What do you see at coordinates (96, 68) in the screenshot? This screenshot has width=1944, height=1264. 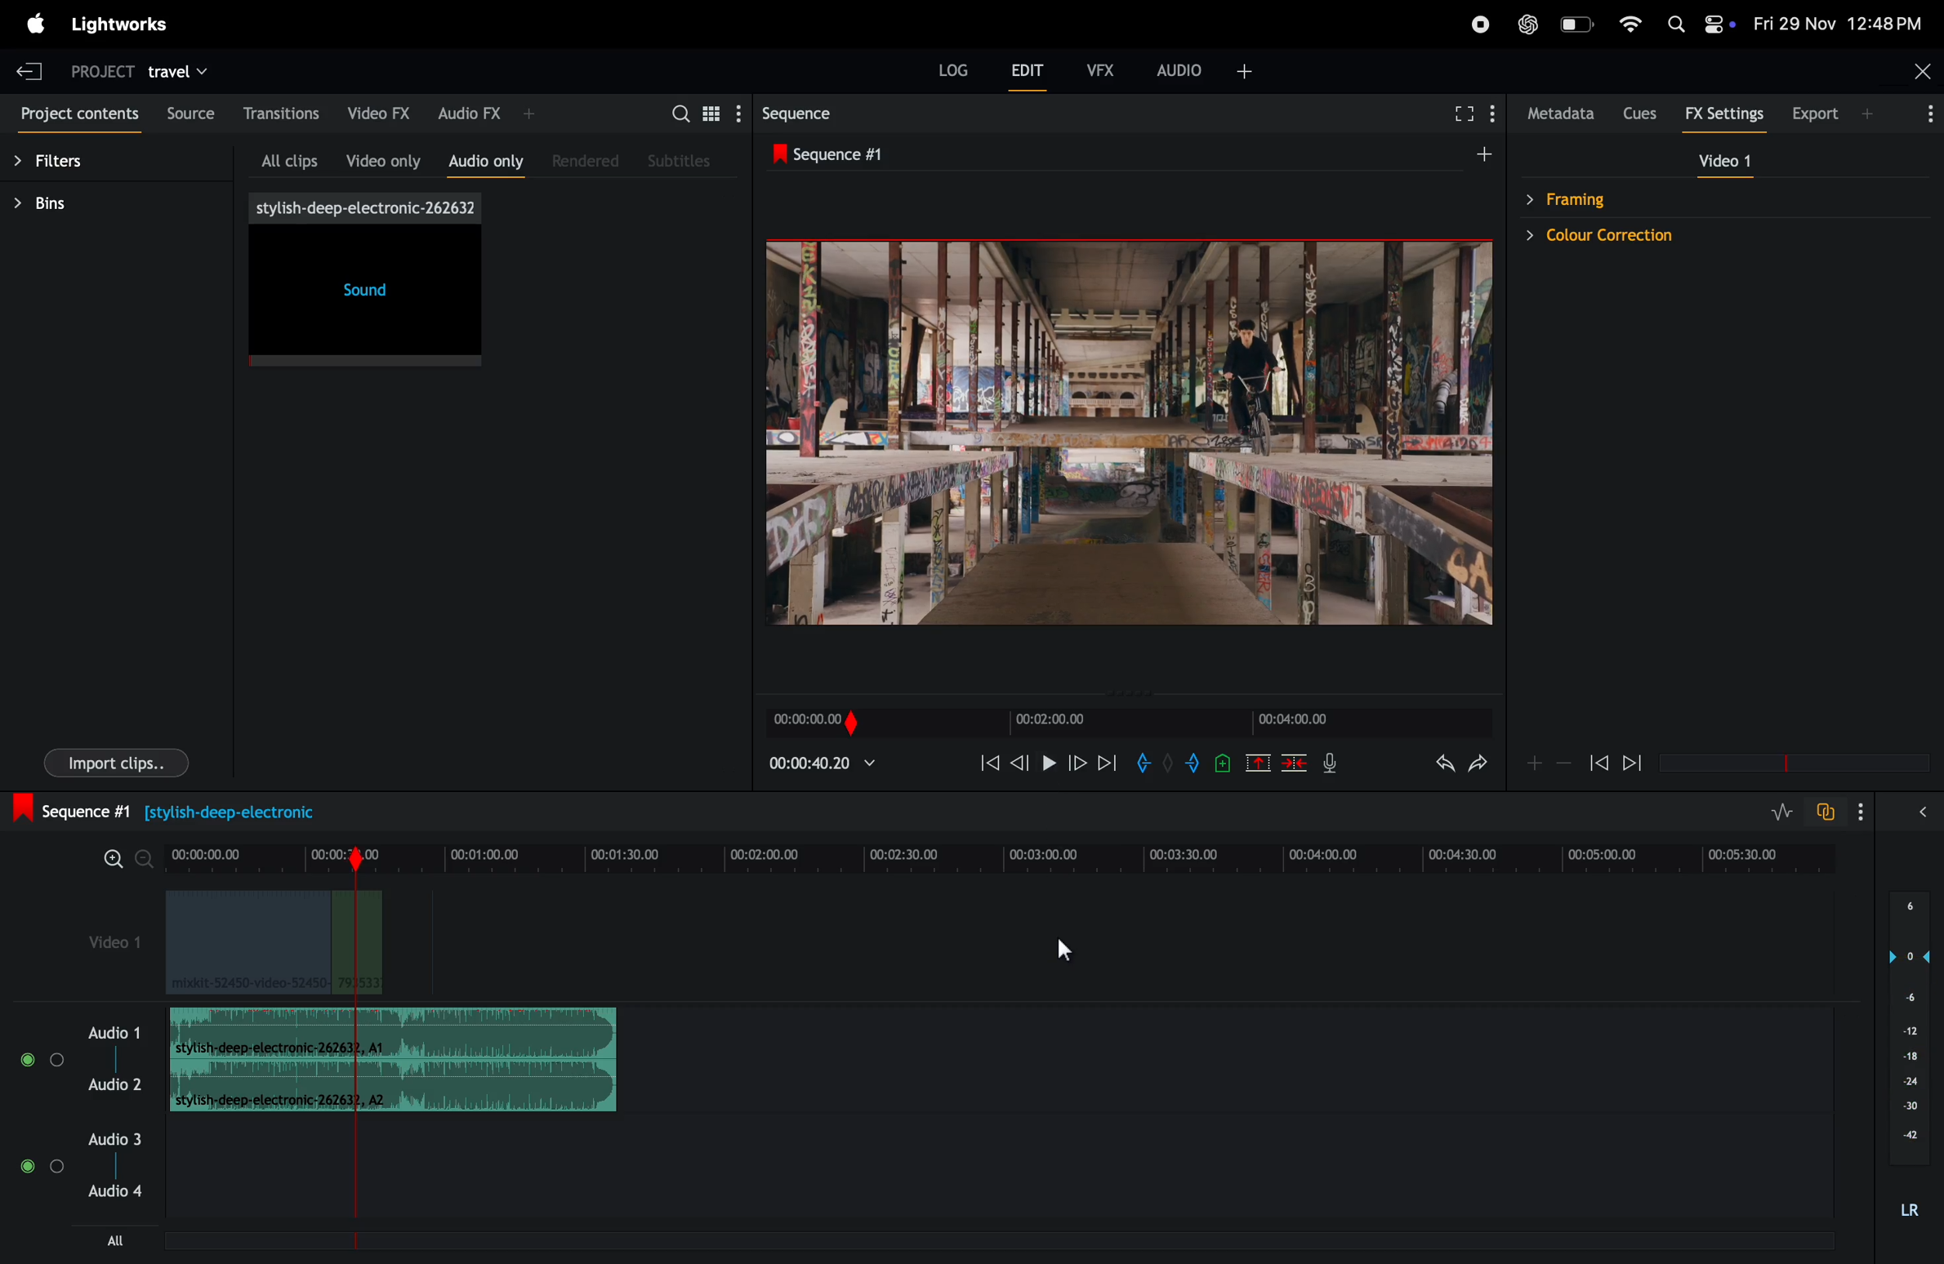 I see `project` at bounding box center [96, 68].